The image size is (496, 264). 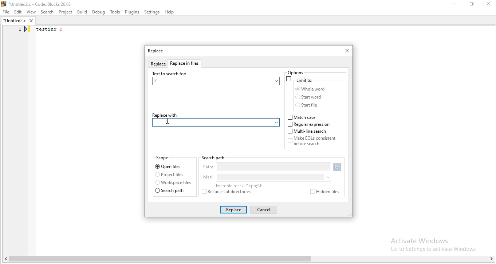 What do you see at coordinates (303, 117) in the screenshot?
I see `match case` at bounding box center [303, 117].